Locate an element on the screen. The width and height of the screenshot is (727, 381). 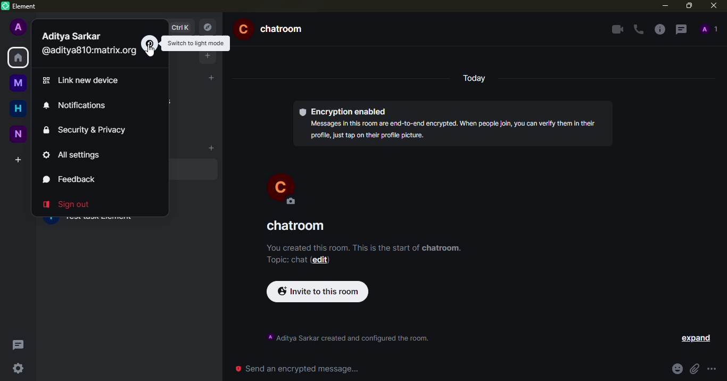
chatroom is located at coordinates (300, 226).